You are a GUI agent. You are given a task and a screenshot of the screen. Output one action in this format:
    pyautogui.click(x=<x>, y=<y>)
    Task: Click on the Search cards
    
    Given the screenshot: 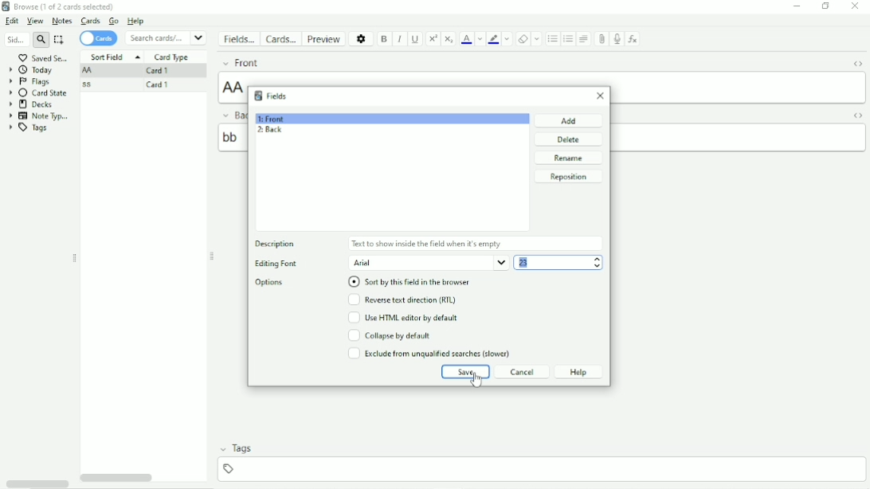 What is the action you would take?
    pyautogui.click(x=167, y=37)
    